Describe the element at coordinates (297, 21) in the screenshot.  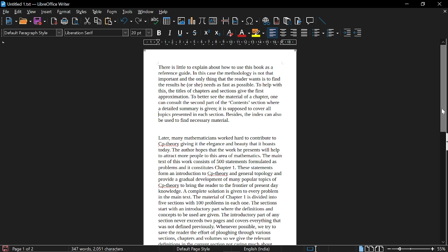
I see `insert bibliography` at that location.